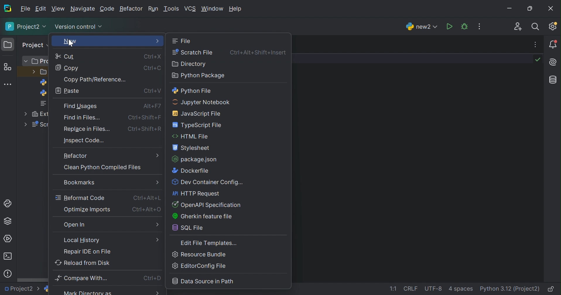 The image size is (561, 295). What do you see at coordinates (196, 193) in the screenshot?
I see `HTTP request` at bounding box center [196, 193].